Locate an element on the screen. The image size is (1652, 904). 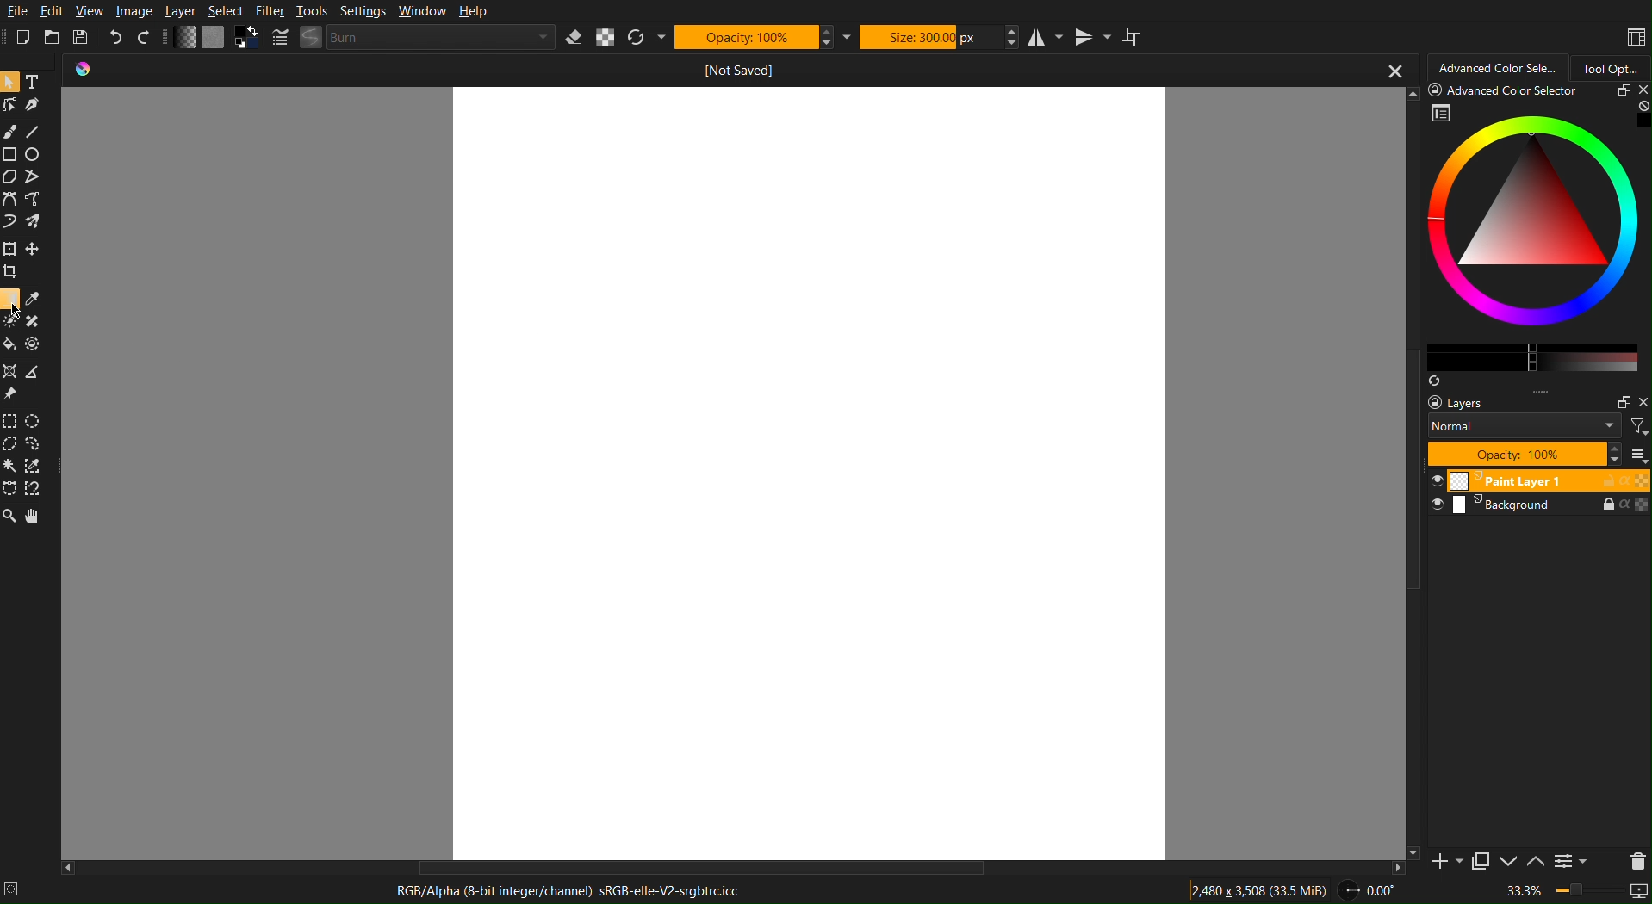
Dimensions is located at coordinates (1261, 889).